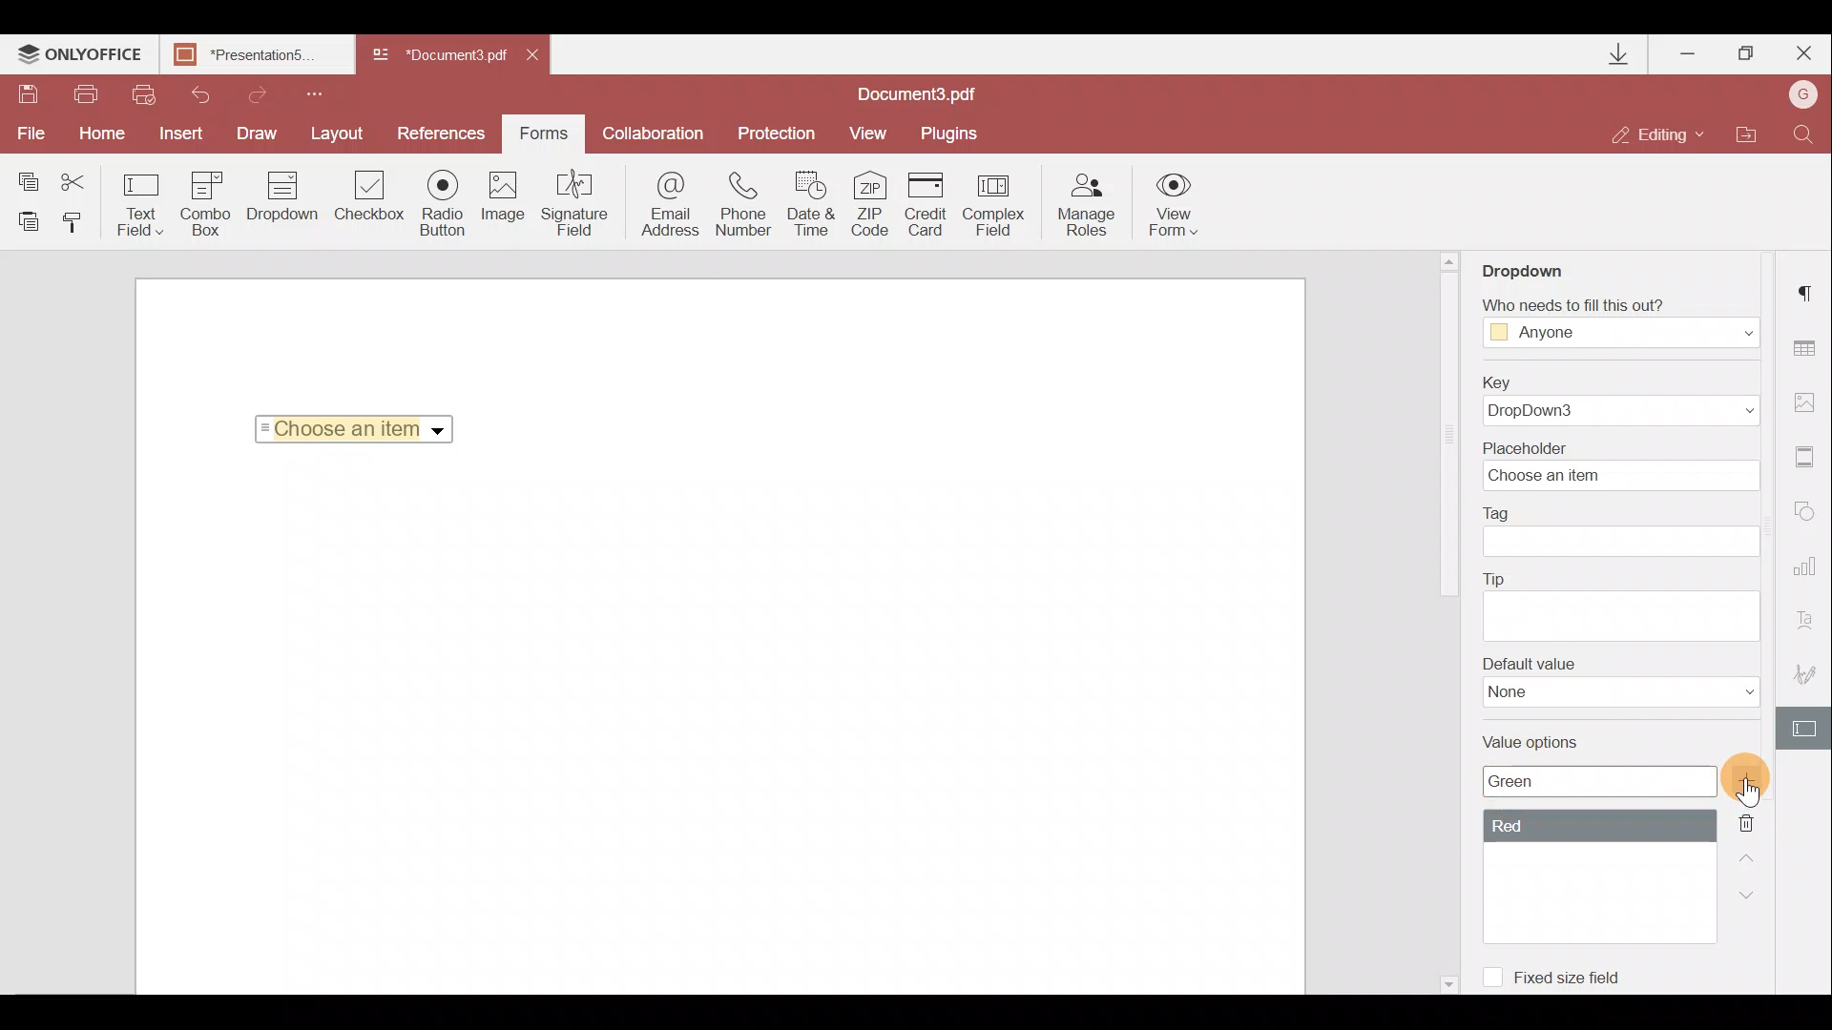 This screenshot has height=1030, width=1832. Describe the element at coordinates (1813, 348) in the screenshot. I see `Table settings` at that location.